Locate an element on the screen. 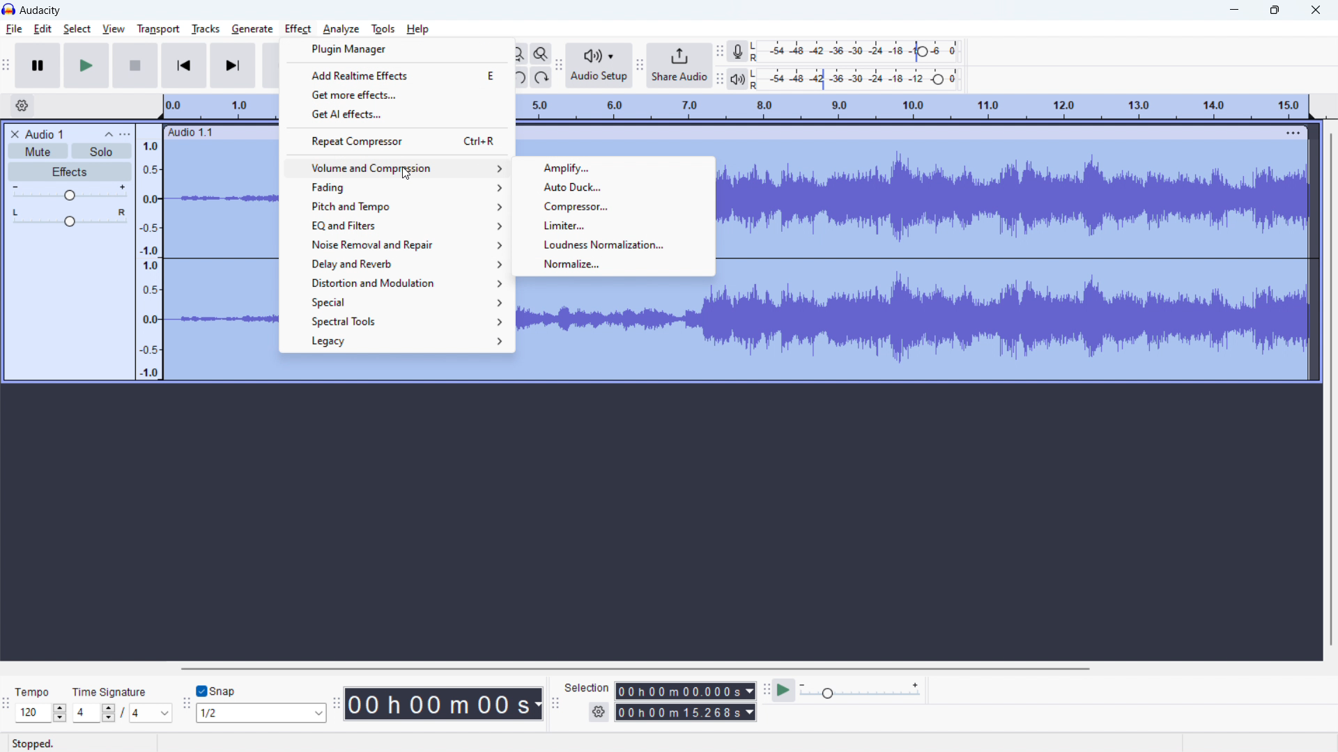 The image size is (1338, 752). loudness normalization is located at coordinates (614, 244).